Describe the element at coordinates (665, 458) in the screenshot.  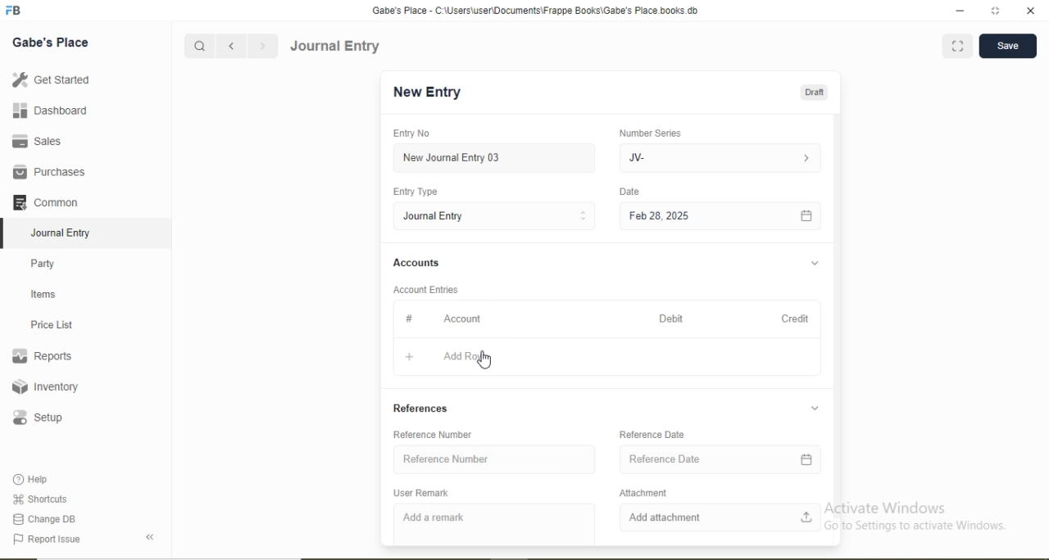
I see `Reference Date` at that location.